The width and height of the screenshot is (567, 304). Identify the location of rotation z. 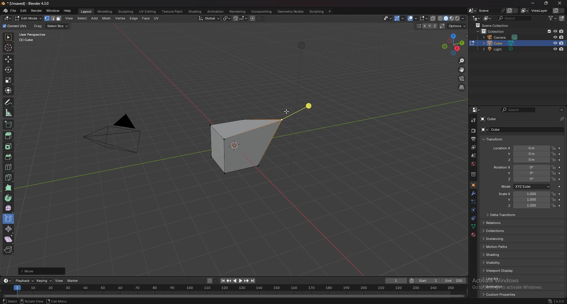
(523, 179).